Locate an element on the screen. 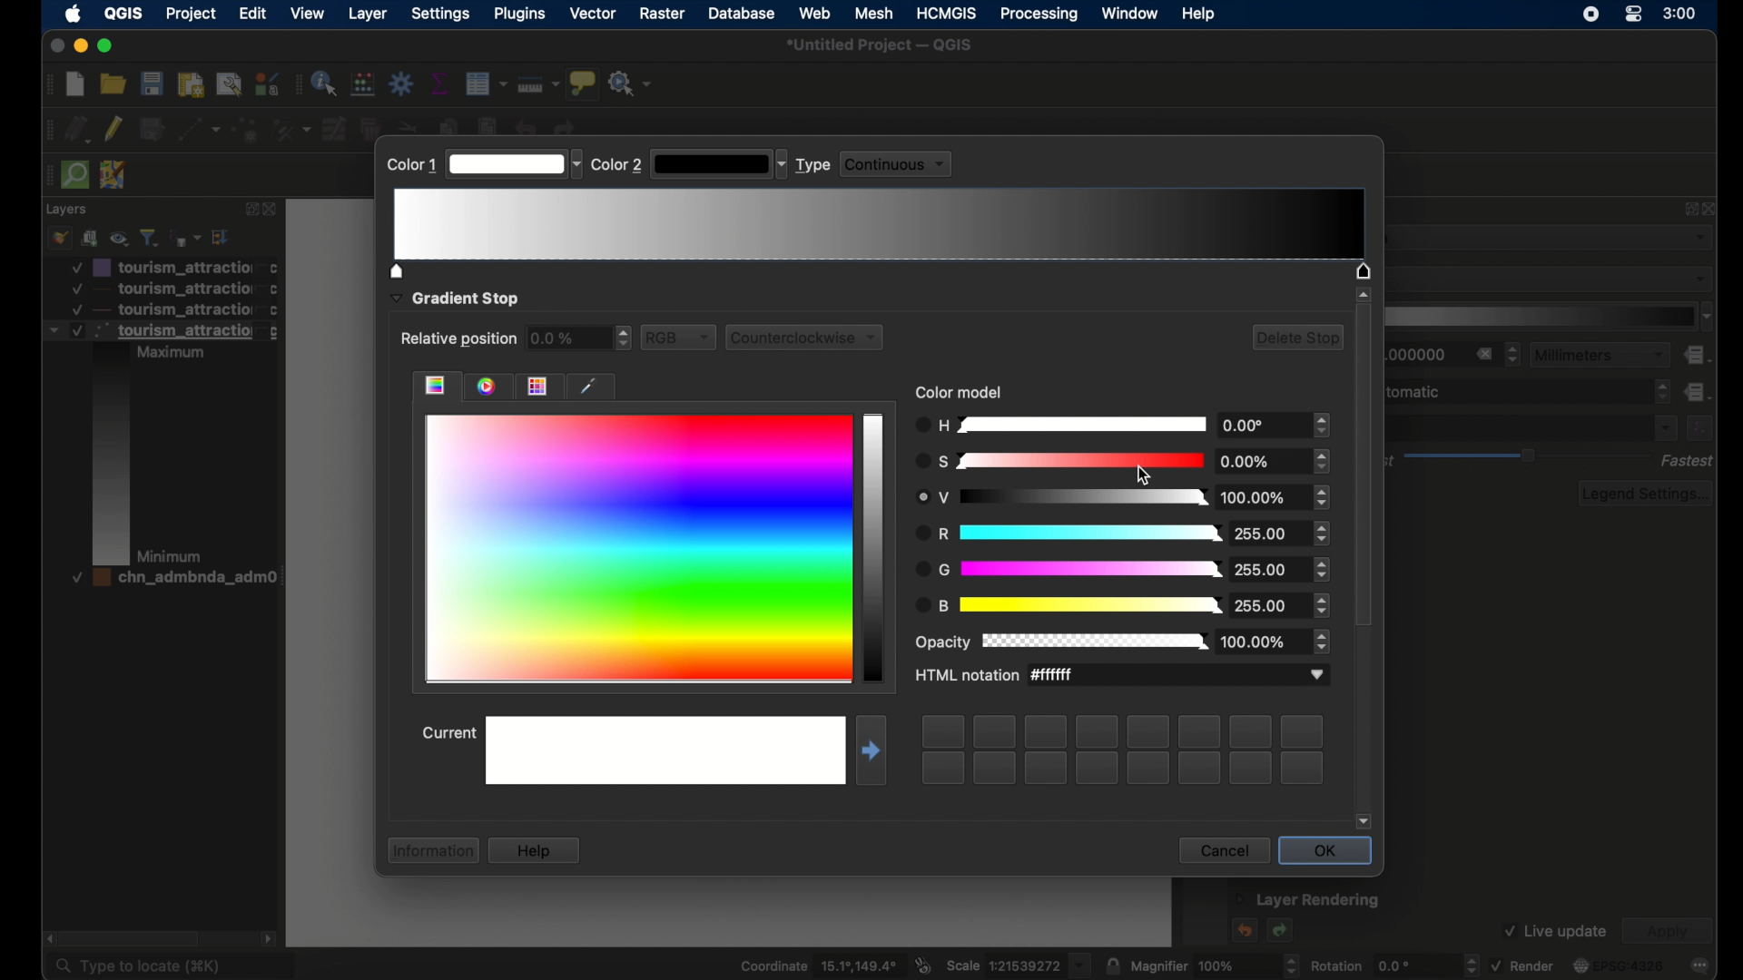 The height and width of the screenshot is (980, 1743). relative position stepper buttons is located at coordinates (580, 338).